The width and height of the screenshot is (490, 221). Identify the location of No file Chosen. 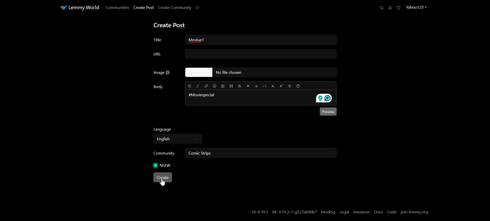
(258, 73).